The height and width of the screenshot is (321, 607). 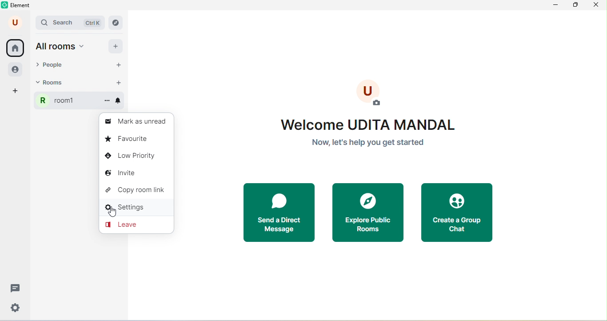 What do you see at coordinates (62, 47) in the screenshot?
I see `all rooms` at bounding box center [62, 47].